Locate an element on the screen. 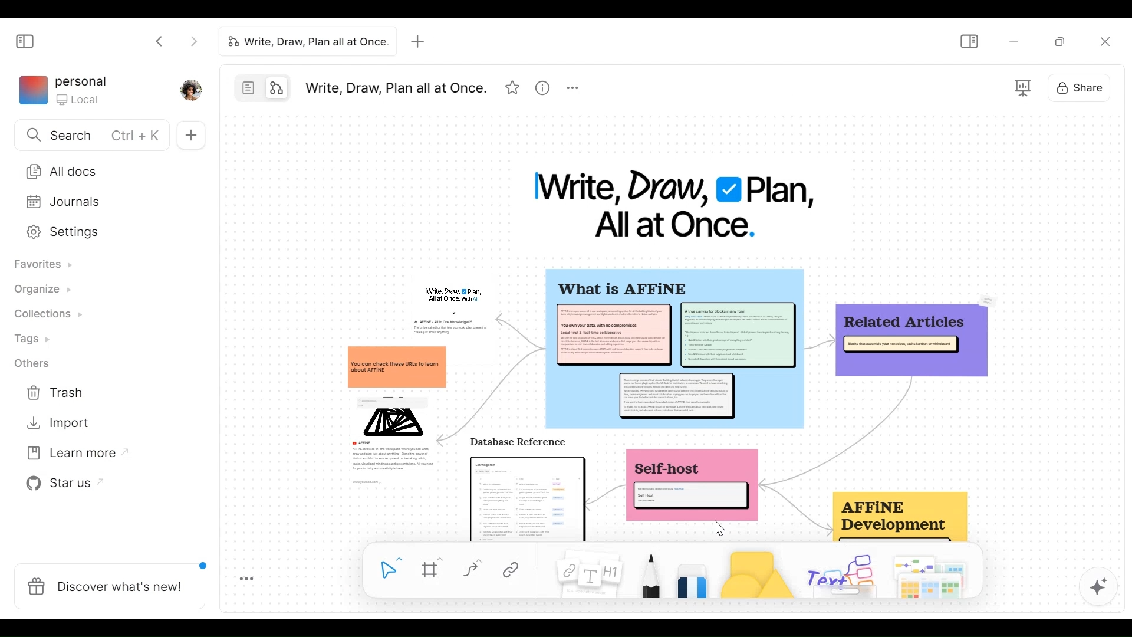  All documents is located at coordinates (105, 170).